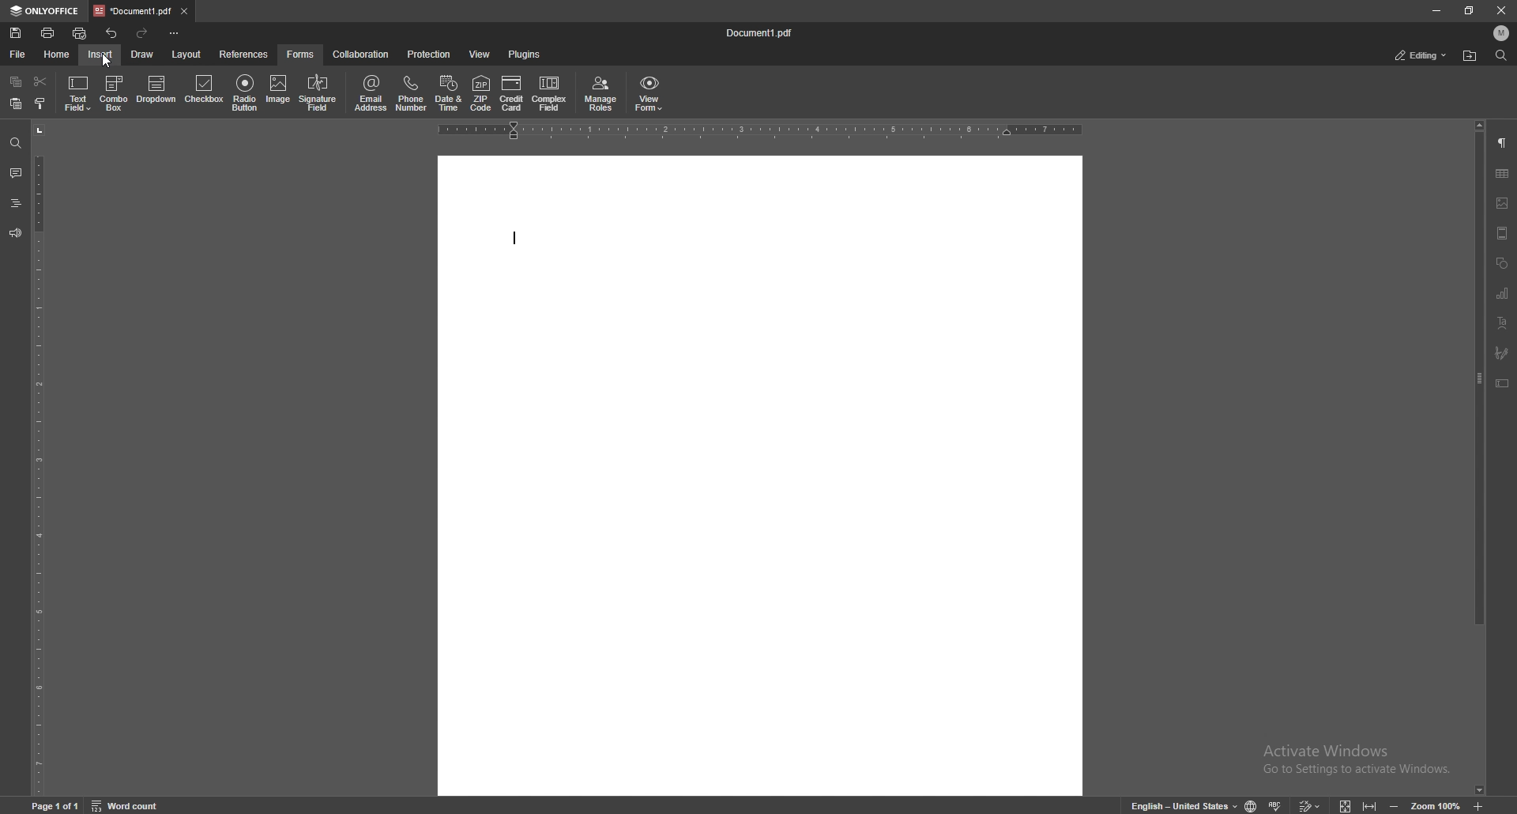 Image resolution: width=1517 pixels, height=814 pixels. Describe the element at coordinates (448, 92) in the screenshot. I see `date and time` at that location.